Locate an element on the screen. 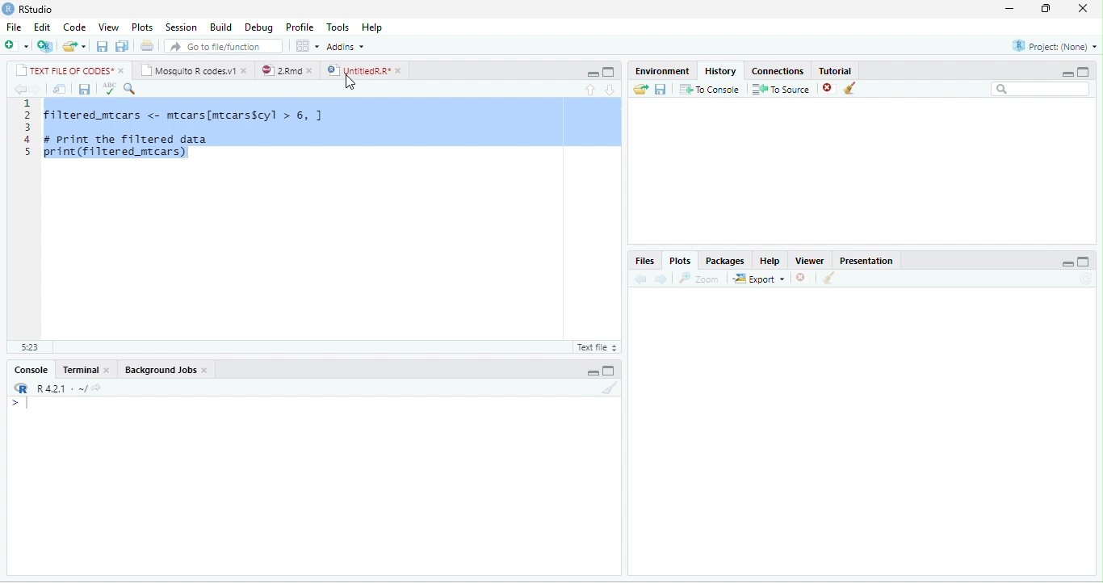 The image size is (1103, 583). minimize is located at coordinates (1009, 9).